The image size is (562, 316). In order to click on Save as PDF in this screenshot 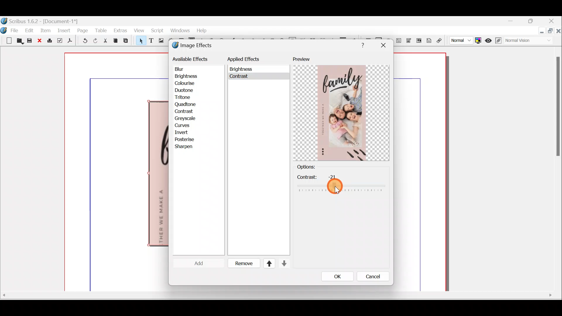, I will do `click(69, 42)`.